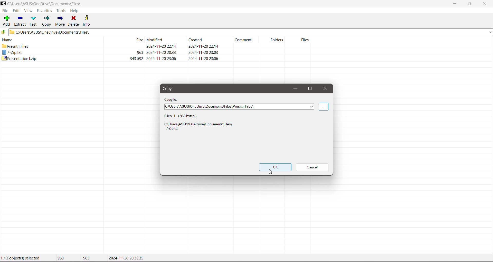  Describe the element at coordinates (16, 46) in the screenshot. I see `Presntn Files` at that location.